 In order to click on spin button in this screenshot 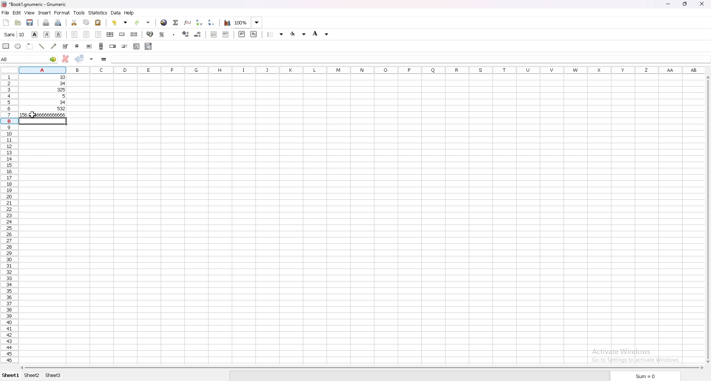, I will do `click(113, 46)`.